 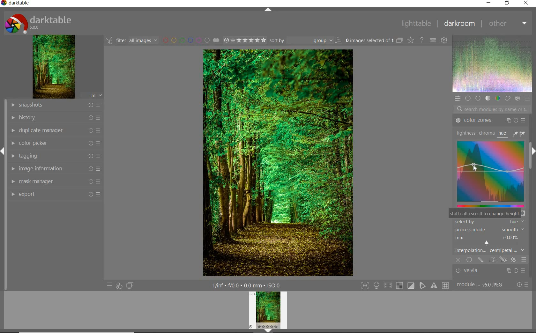 I want to click on TOGGLE MODES, so click(x=404, y=286).